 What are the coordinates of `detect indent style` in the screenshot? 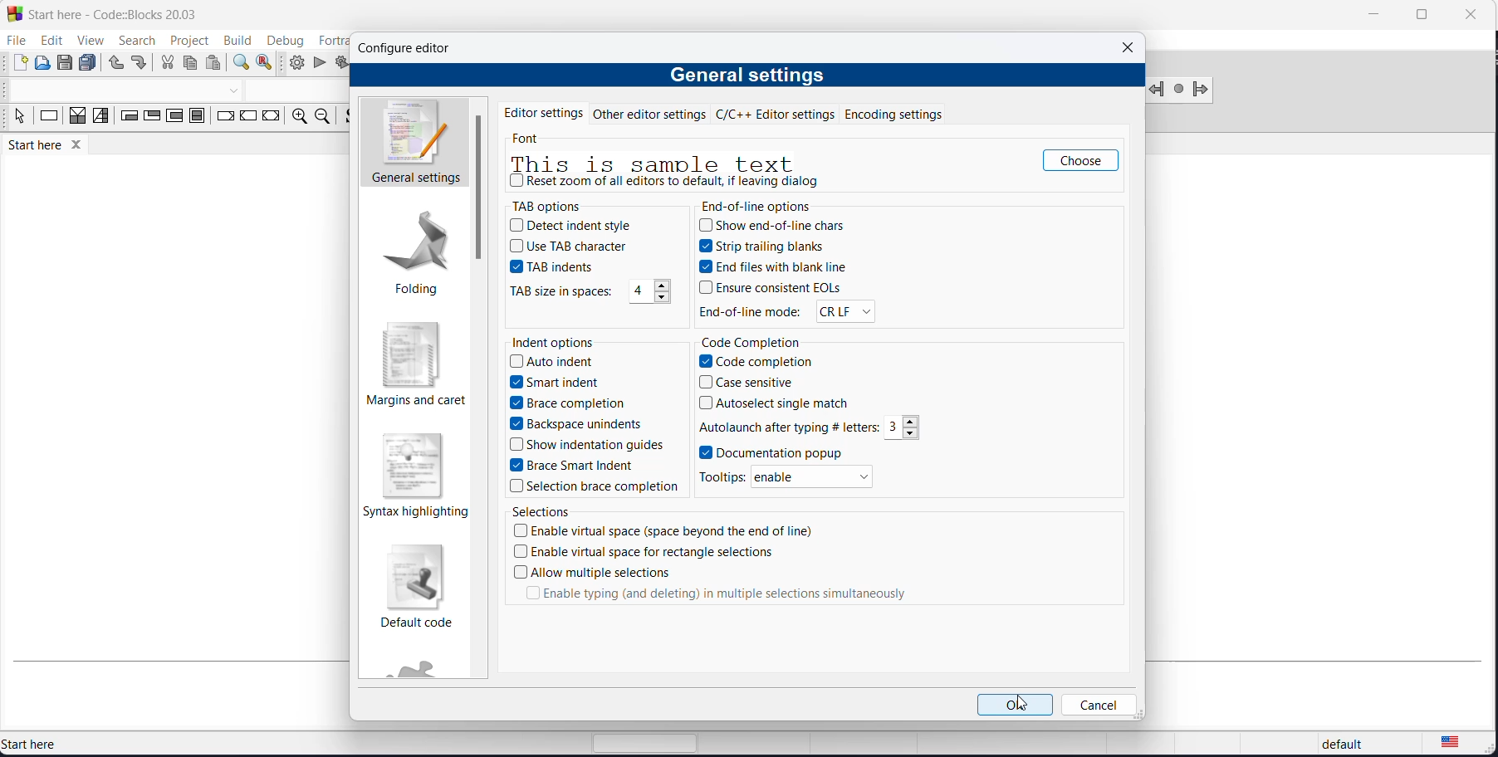 It's located at (577, 226).